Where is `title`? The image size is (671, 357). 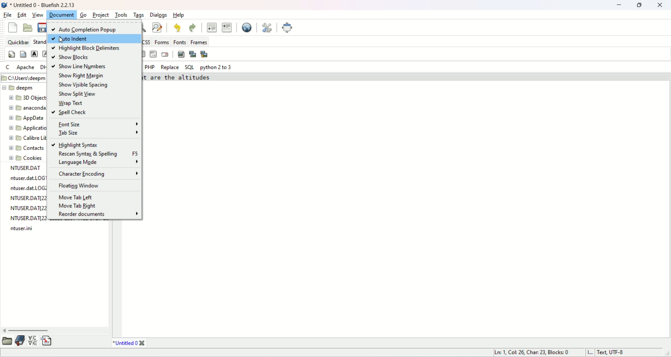
title is located at coordinates (130, 343).